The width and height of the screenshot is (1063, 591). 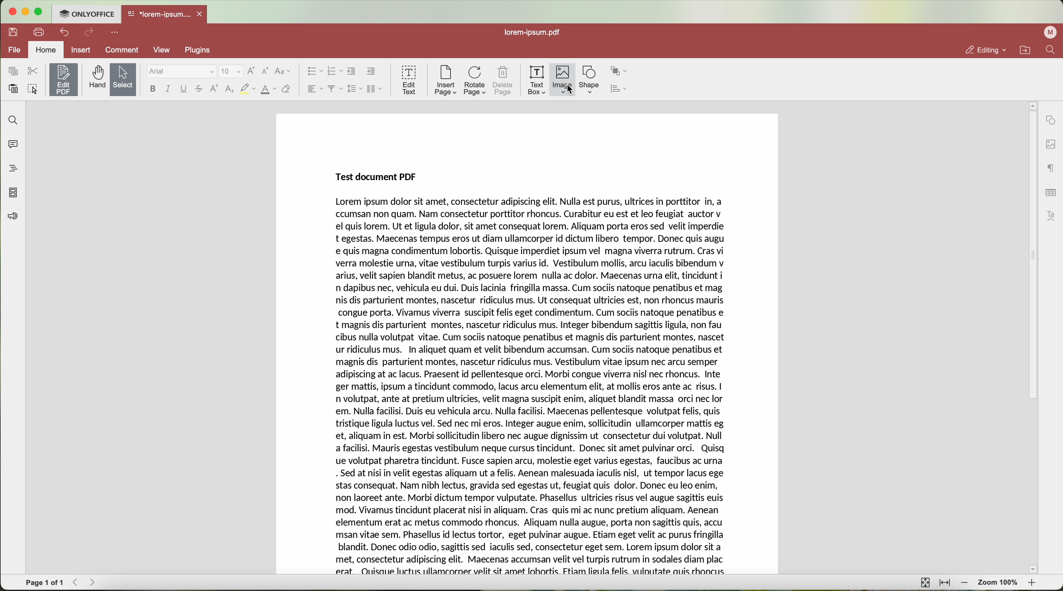 What do you see at coordinates (12, 192) in the screenshot?
I see `page thumbnails` at bounding box center [12, 192].